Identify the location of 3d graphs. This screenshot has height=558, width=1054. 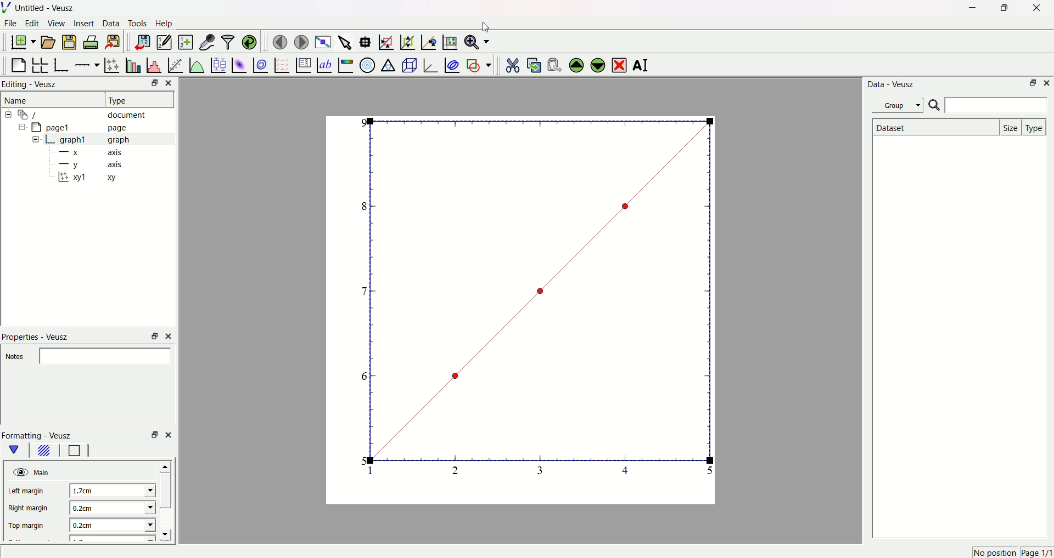
(430, 65).